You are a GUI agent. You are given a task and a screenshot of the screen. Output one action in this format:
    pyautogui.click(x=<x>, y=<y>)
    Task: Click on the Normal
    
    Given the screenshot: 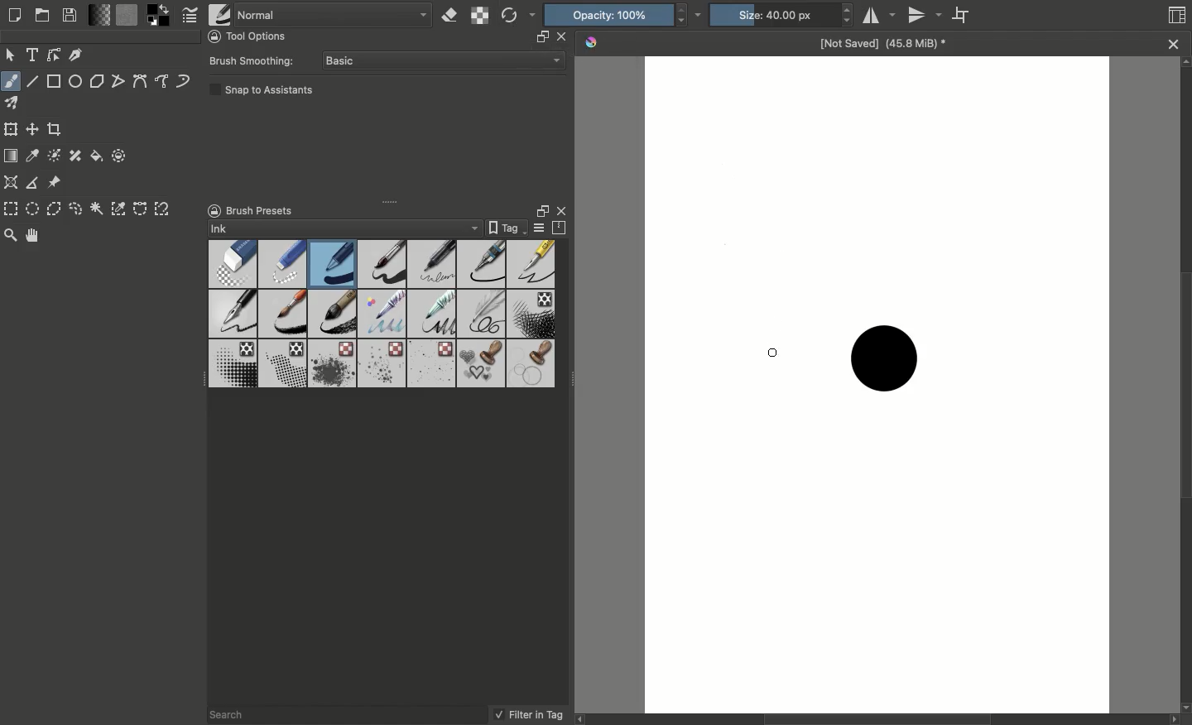 What is the action you would take?
    pyautogui.click(x=334, y=13)
    